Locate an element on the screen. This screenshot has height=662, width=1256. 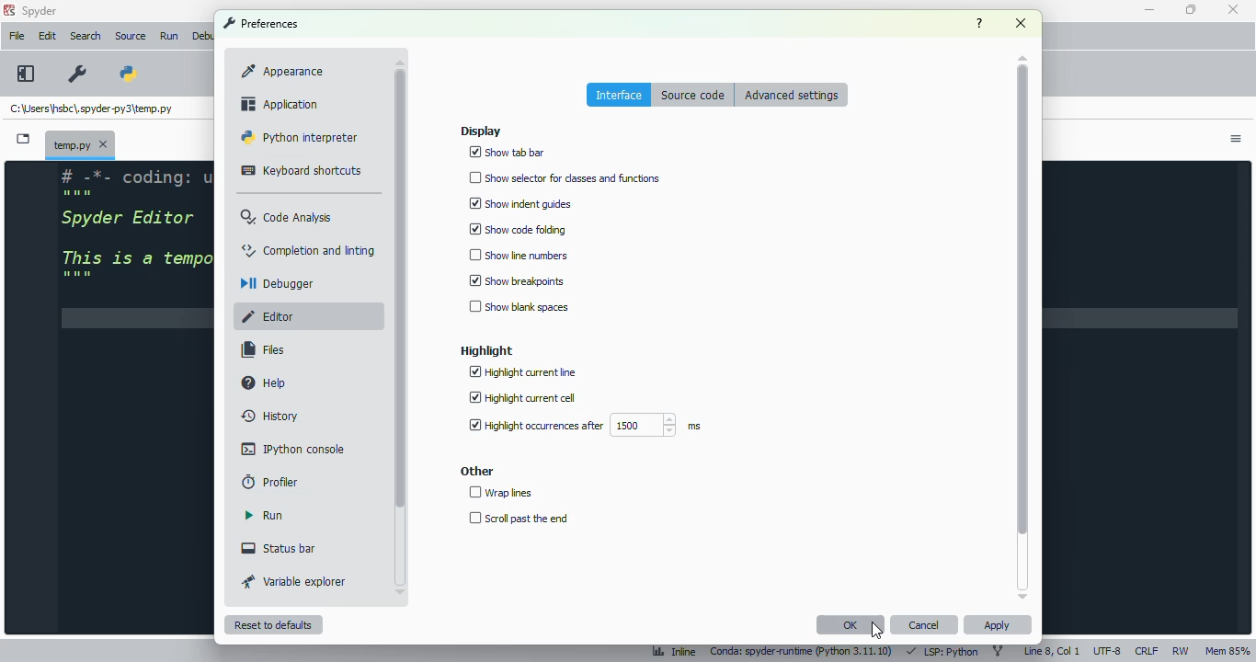
interface  is located at coordinates (619, 94).